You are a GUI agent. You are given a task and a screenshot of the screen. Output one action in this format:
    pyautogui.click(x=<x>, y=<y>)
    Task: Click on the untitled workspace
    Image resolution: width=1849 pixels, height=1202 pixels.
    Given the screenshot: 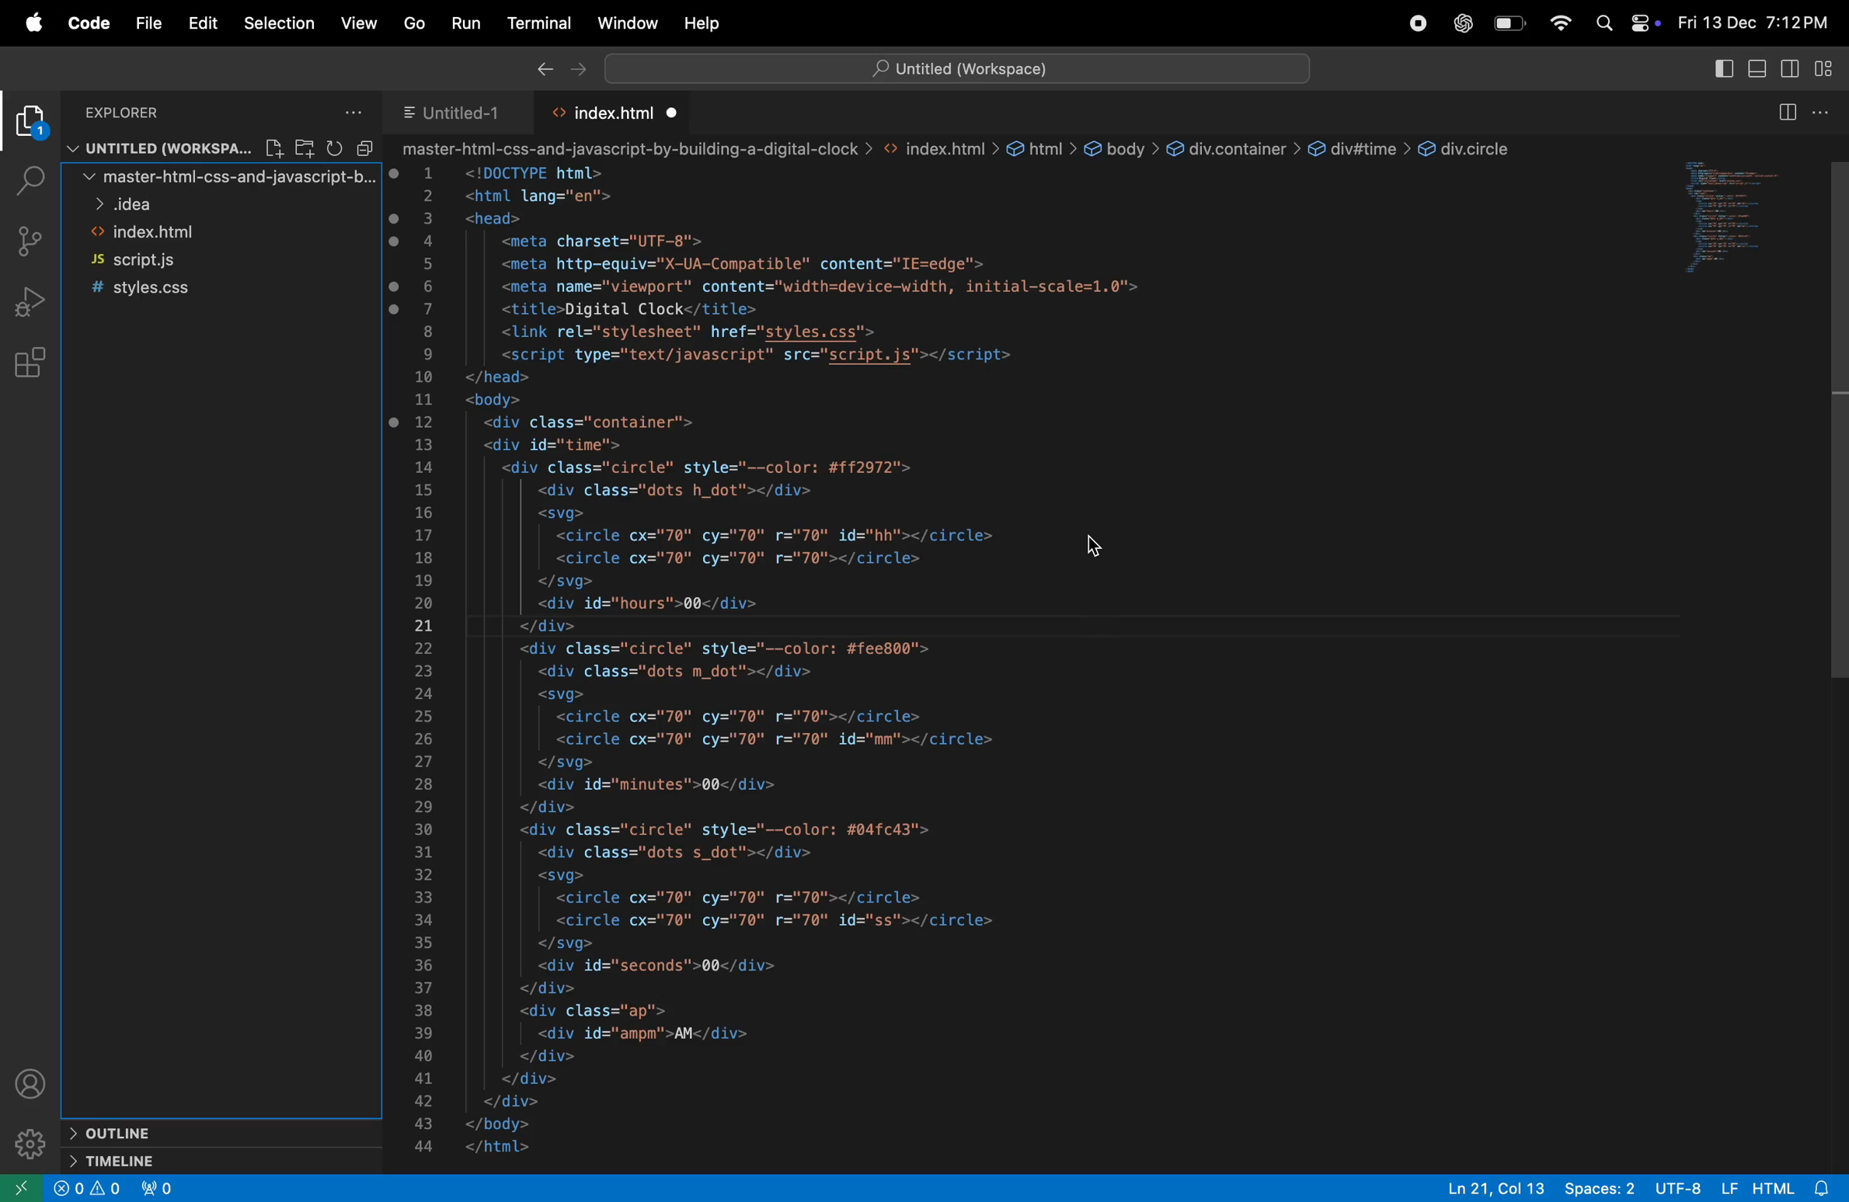 What is the action you would take?
    pyautogui.click(x=956, y=67)
    